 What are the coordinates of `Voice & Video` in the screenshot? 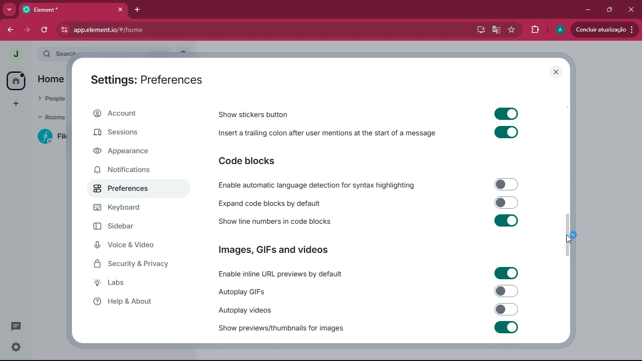 It's located at (129, 246).